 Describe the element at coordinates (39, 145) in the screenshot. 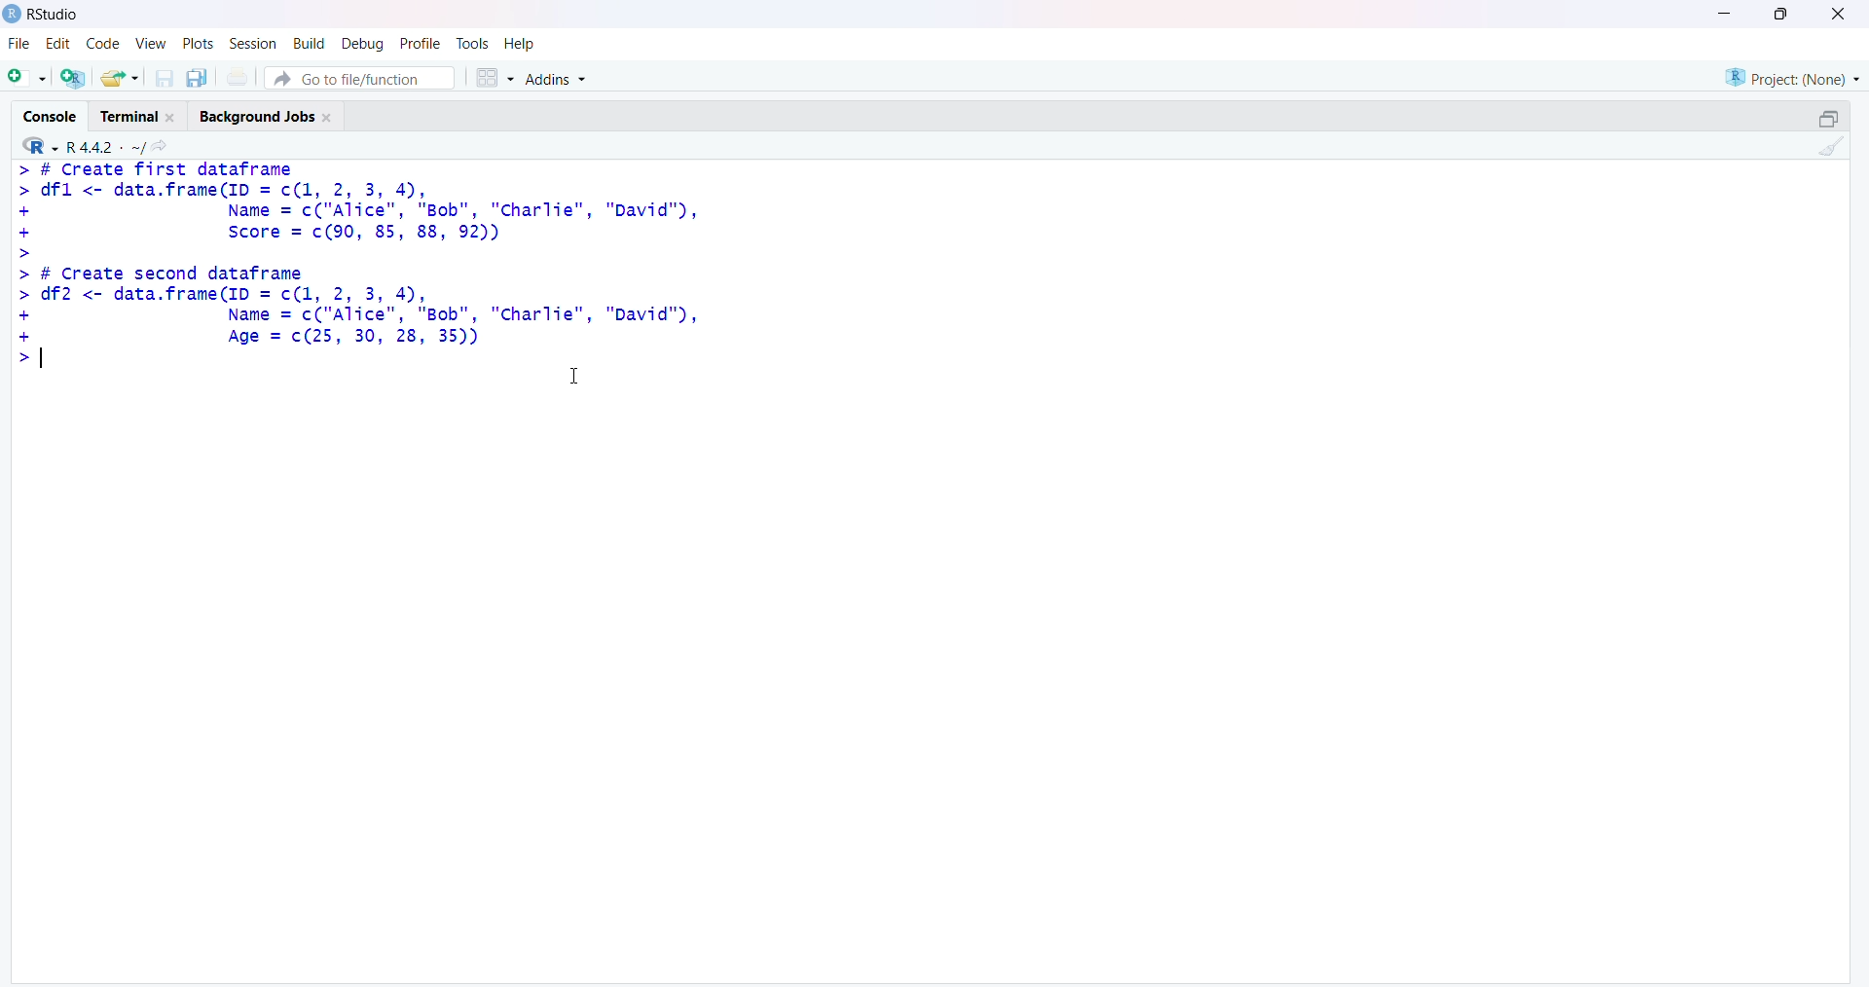

I see `R` at that location.